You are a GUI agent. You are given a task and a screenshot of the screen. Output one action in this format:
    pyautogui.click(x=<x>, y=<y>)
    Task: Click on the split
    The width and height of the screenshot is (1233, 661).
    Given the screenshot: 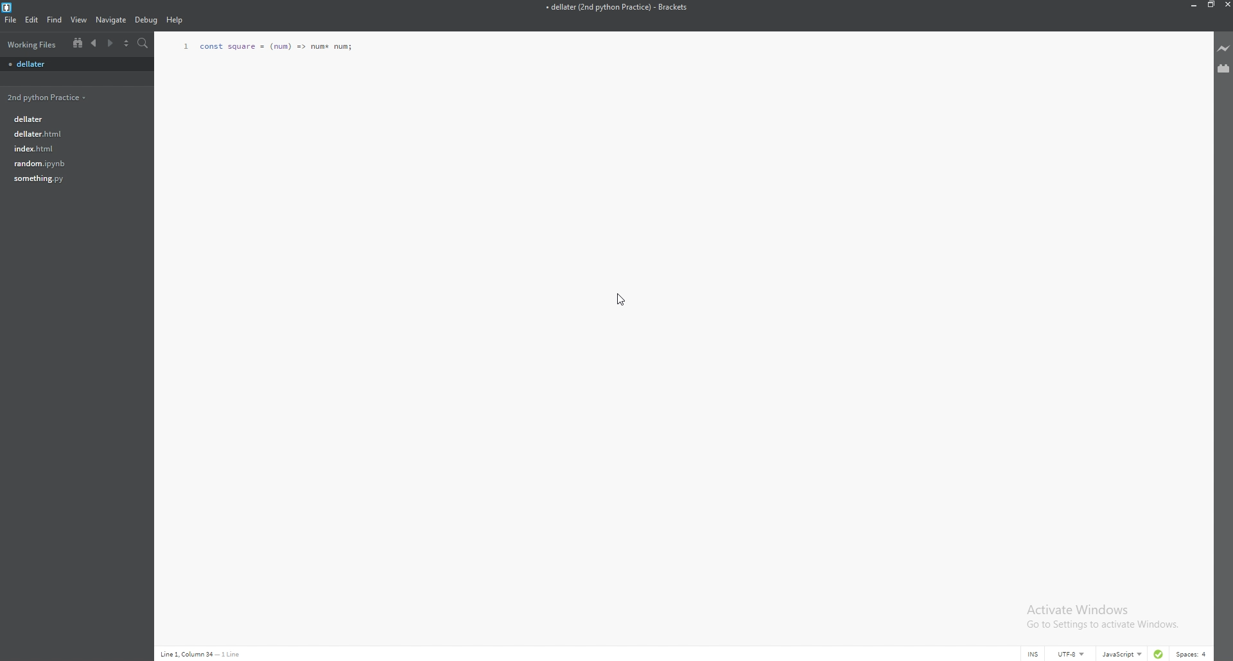 What is the action you would take?
    pyautogui.click(x=127, y=44)
    